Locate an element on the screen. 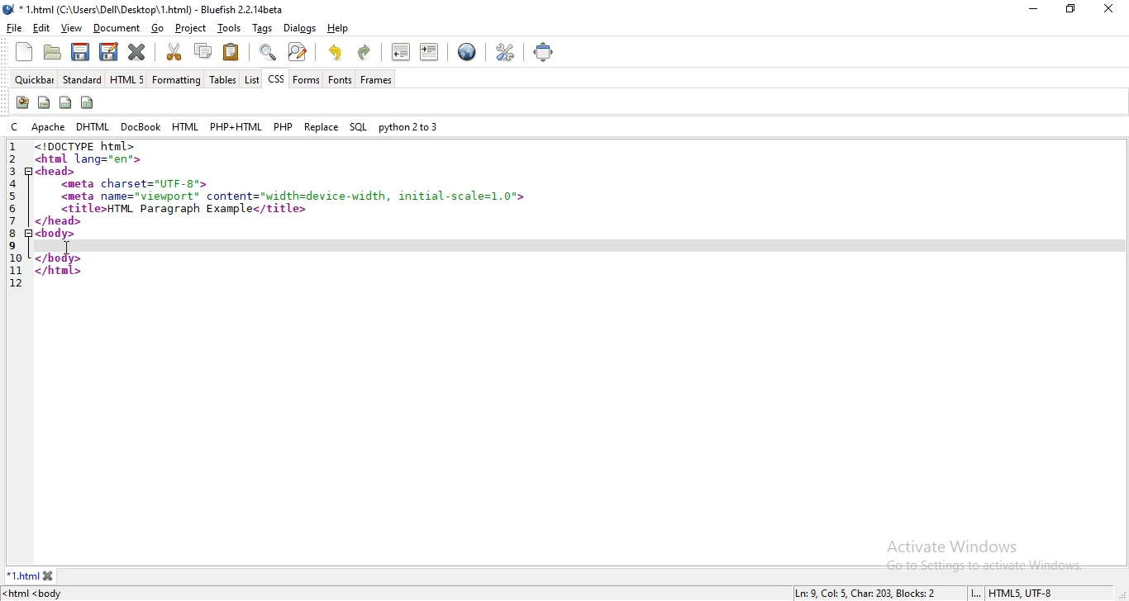  help is located at coordinates (337, 28).